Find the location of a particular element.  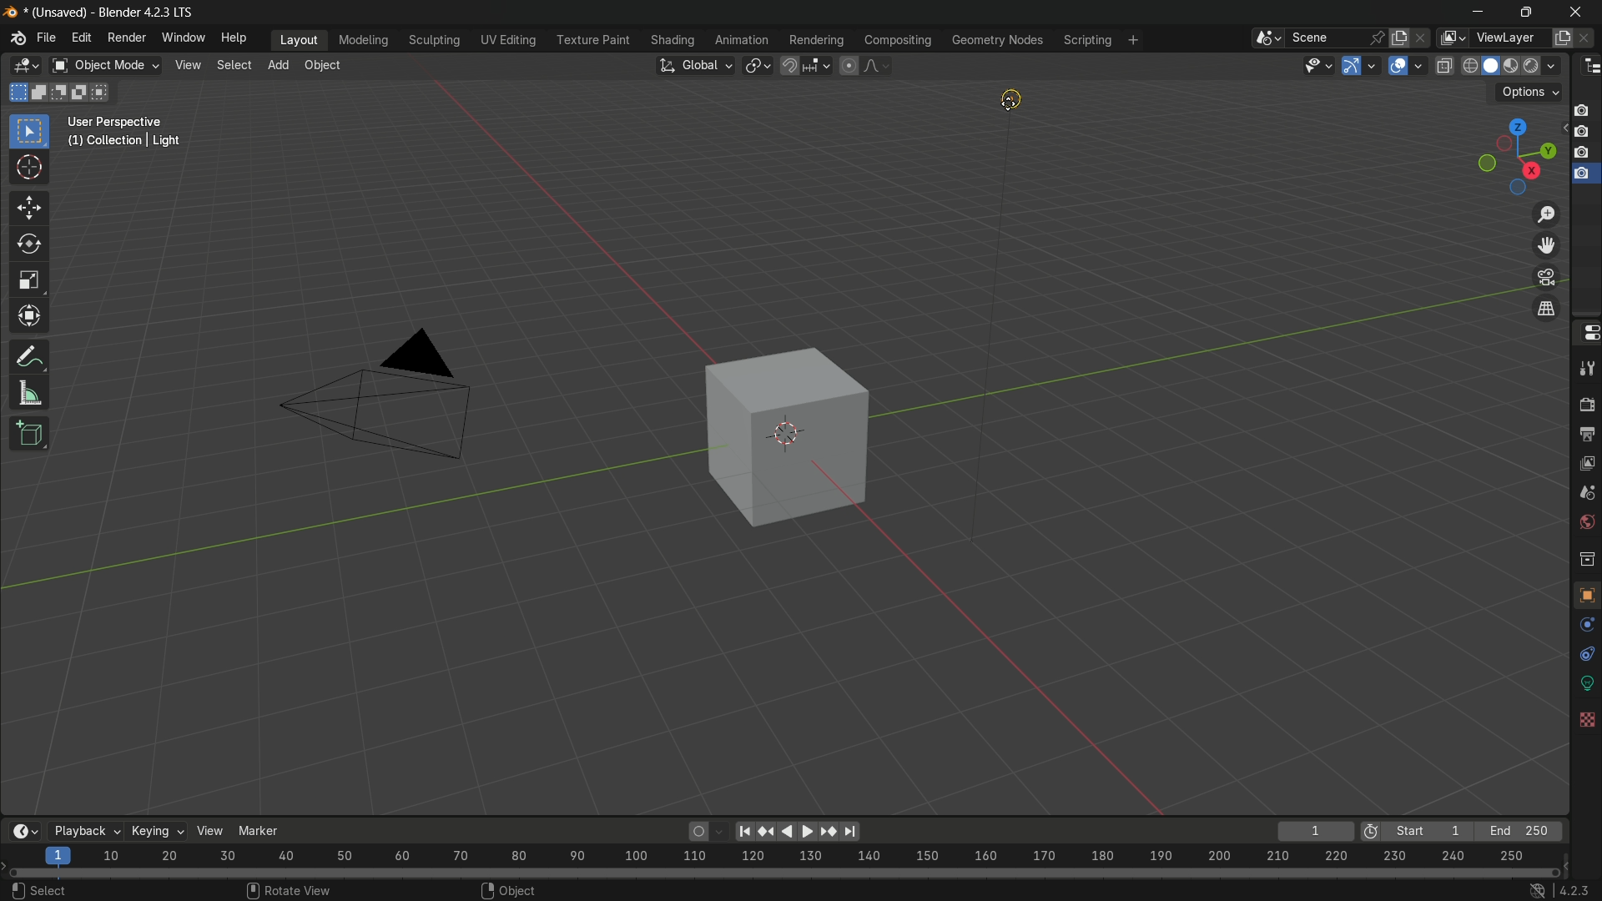

particles is located at coordinates (1585, 657).